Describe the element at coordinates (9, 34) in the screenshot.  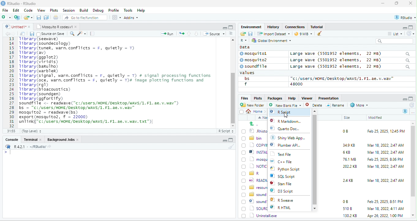
I see `back` at that location.